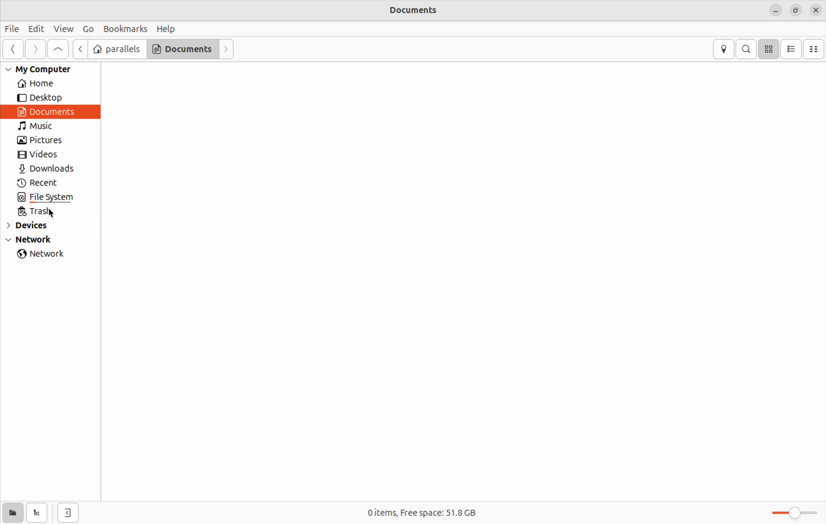 The width and height of the screenshot is (826, 524). What do you see at coordinates (67, 513) in the screenshot?
I see `hide side bar` at bounding box center [67, 513].